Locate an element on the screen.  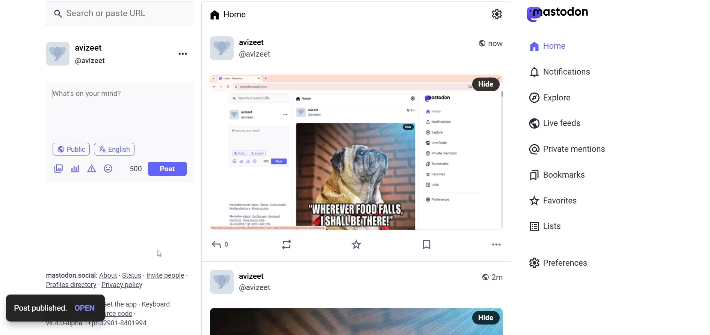
poll is located at coordinates (76, 169).